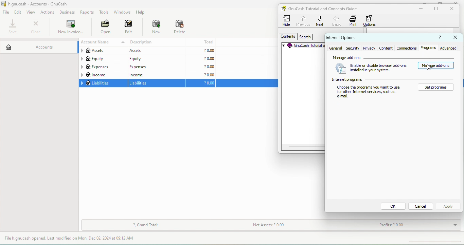  I want to click on save, so click(13, 27).